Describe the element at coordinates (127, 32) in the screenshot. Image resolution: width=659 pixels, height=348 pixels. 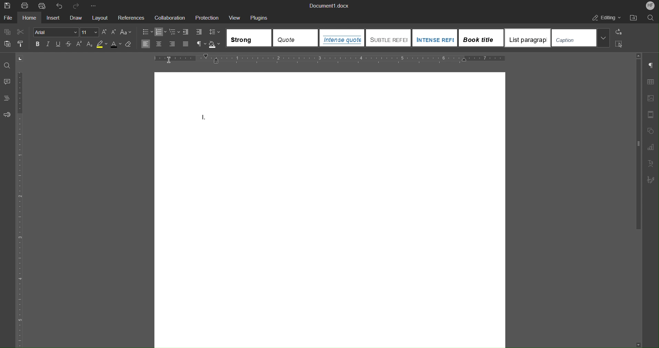
I see `Text Case Settings` at that location.